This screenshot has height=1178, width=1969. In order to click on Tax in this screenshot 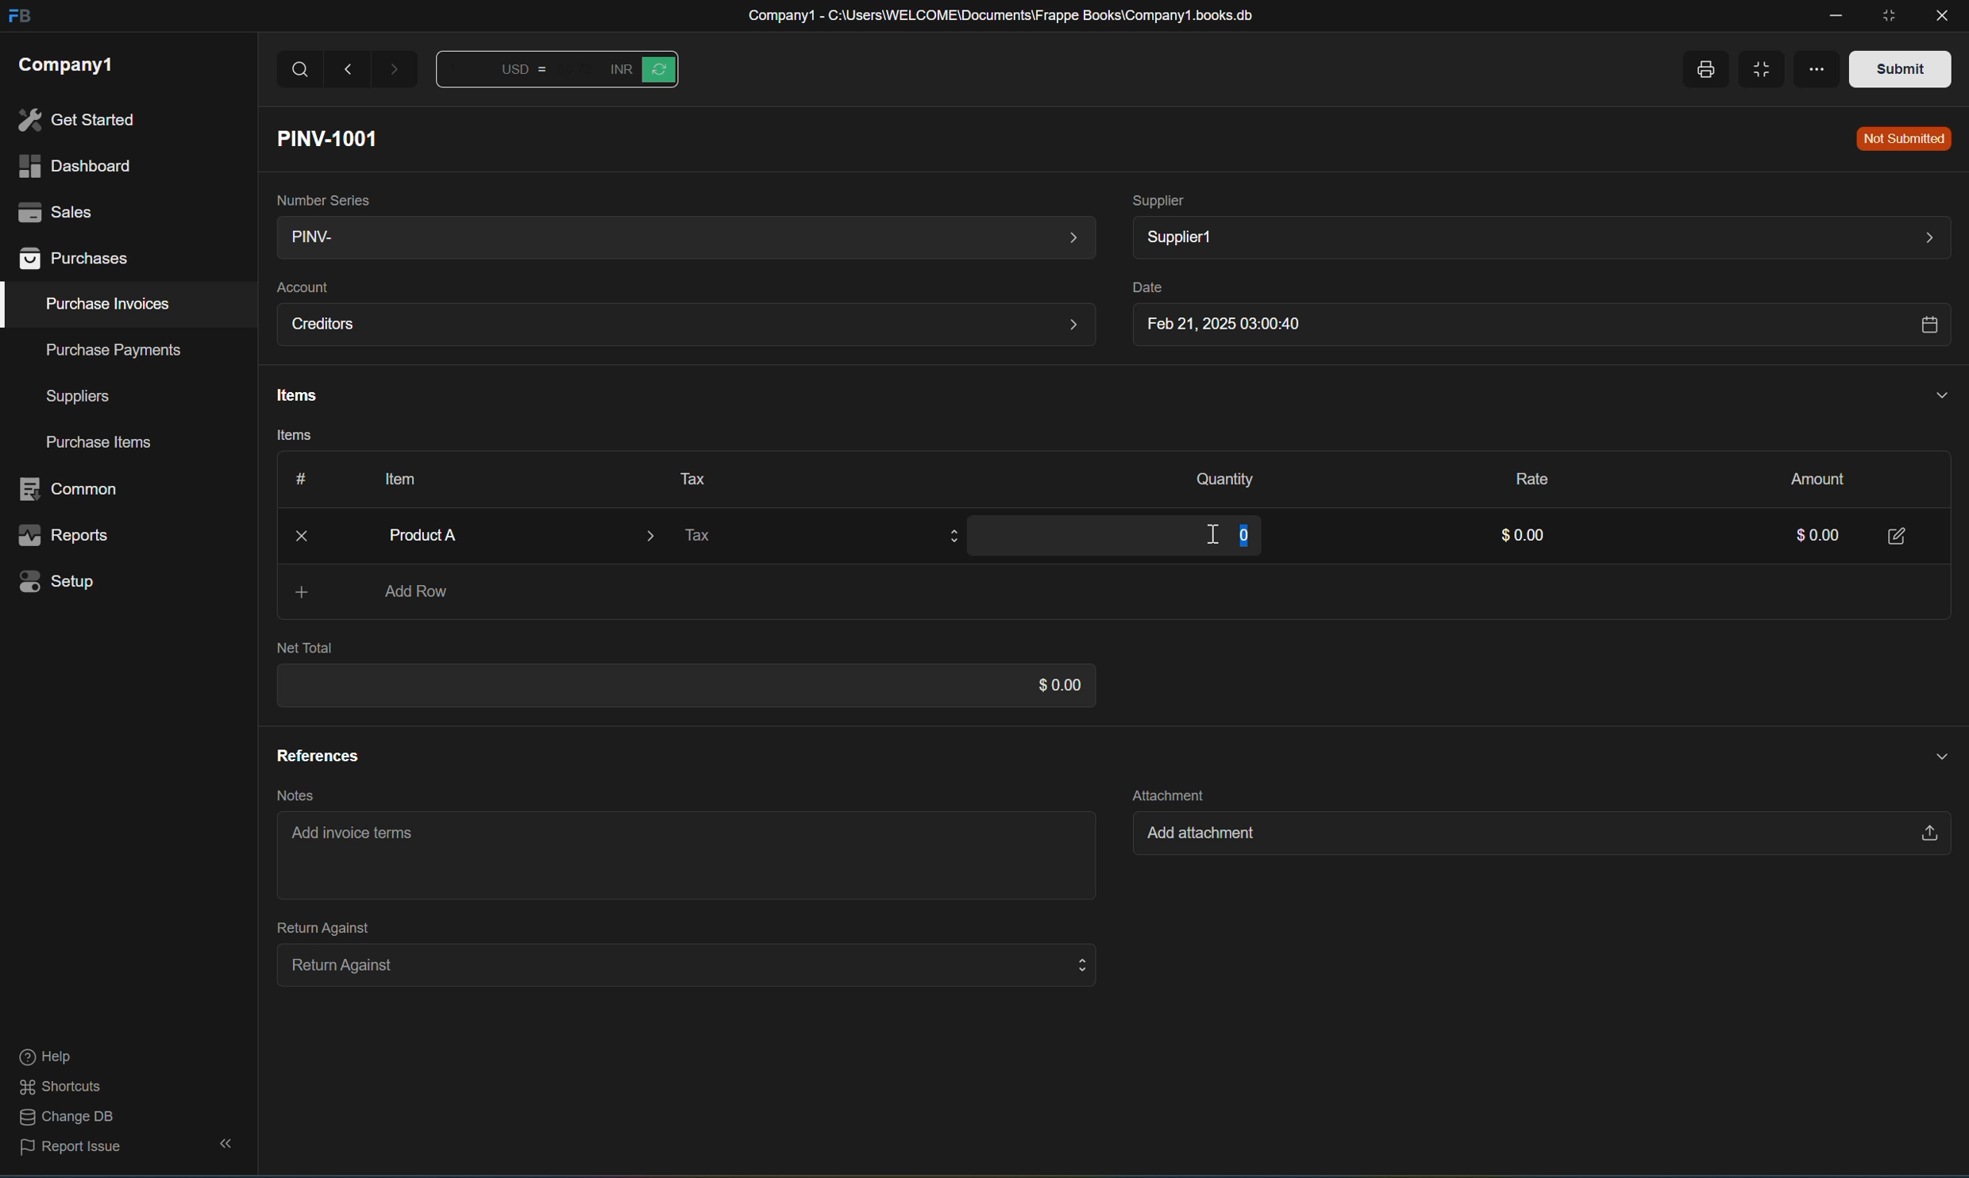, I will do `click(819, 539)`.